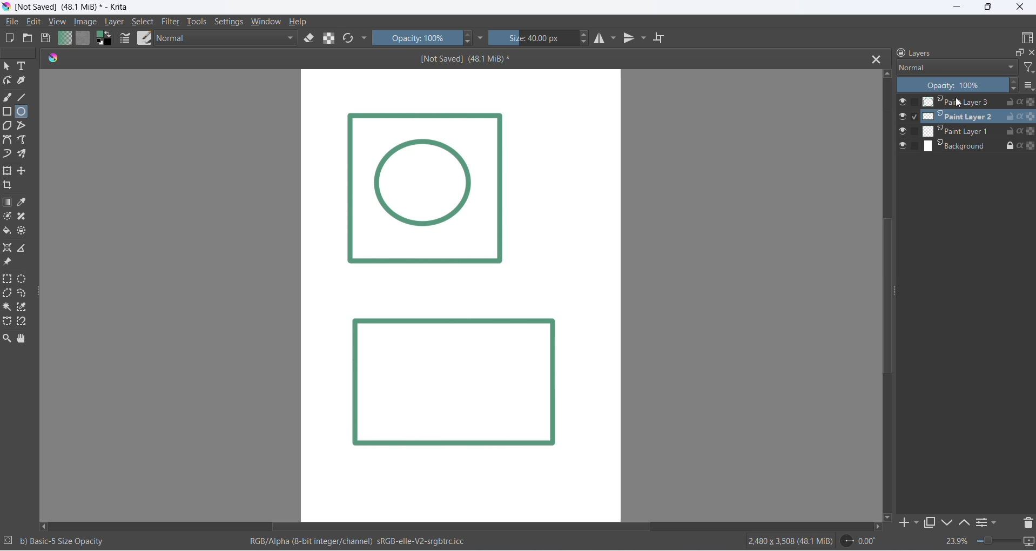  Describe the element at coordinates (25, 140) in the screenshot. I see `freehand path tool` at that location.